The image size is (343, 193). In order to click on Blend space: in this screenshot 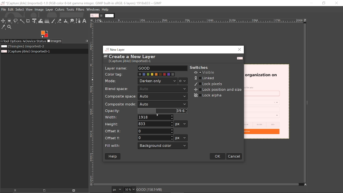, I will do `click(118, 88)`.